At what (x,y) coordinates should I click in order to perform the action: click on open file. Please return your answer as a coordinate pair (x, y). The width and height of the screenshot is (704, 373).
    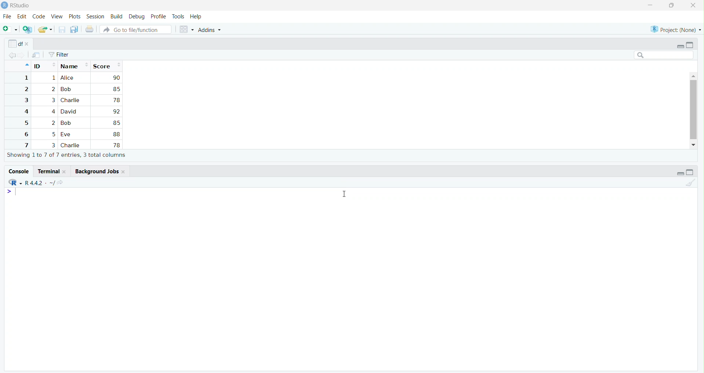
    Looking at the image, I should click on (45, 30).